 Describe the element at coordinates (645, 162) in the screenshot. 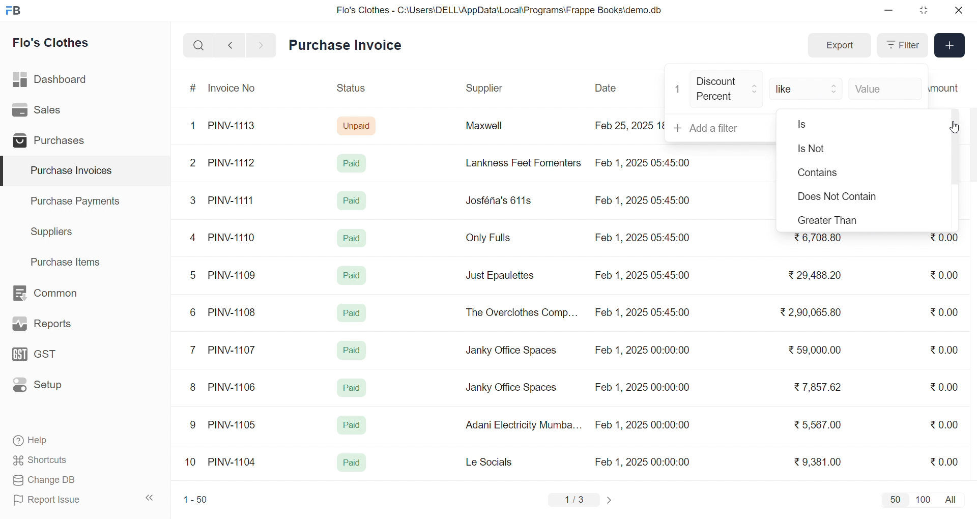

I see `Feb 1, 2025 05:45:00` at that location.